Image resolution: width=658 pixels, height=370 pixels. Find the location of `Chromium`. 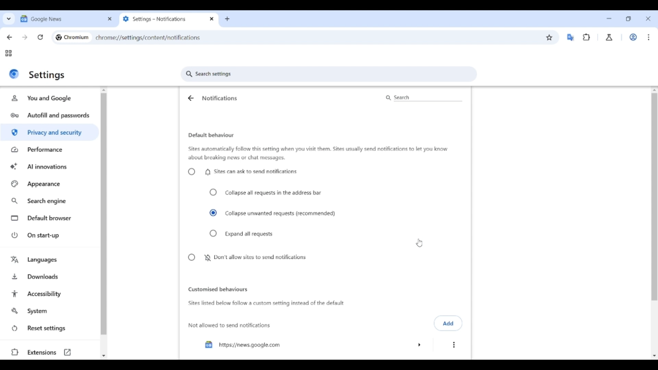

Chromium is located at coordinates (76, 37).